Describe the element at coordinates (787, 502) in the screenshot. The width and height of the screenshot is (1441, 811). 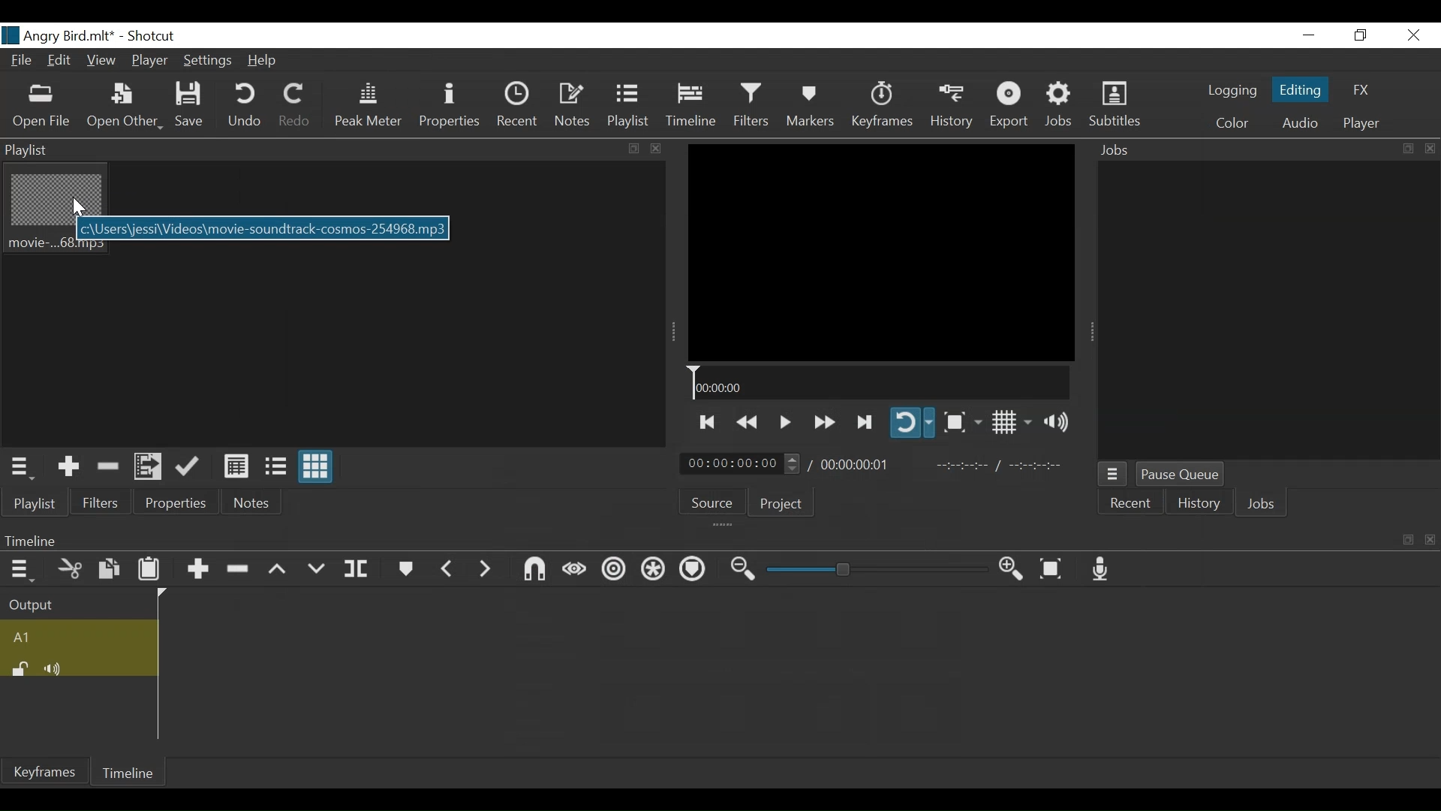
I see `Project` at that location.